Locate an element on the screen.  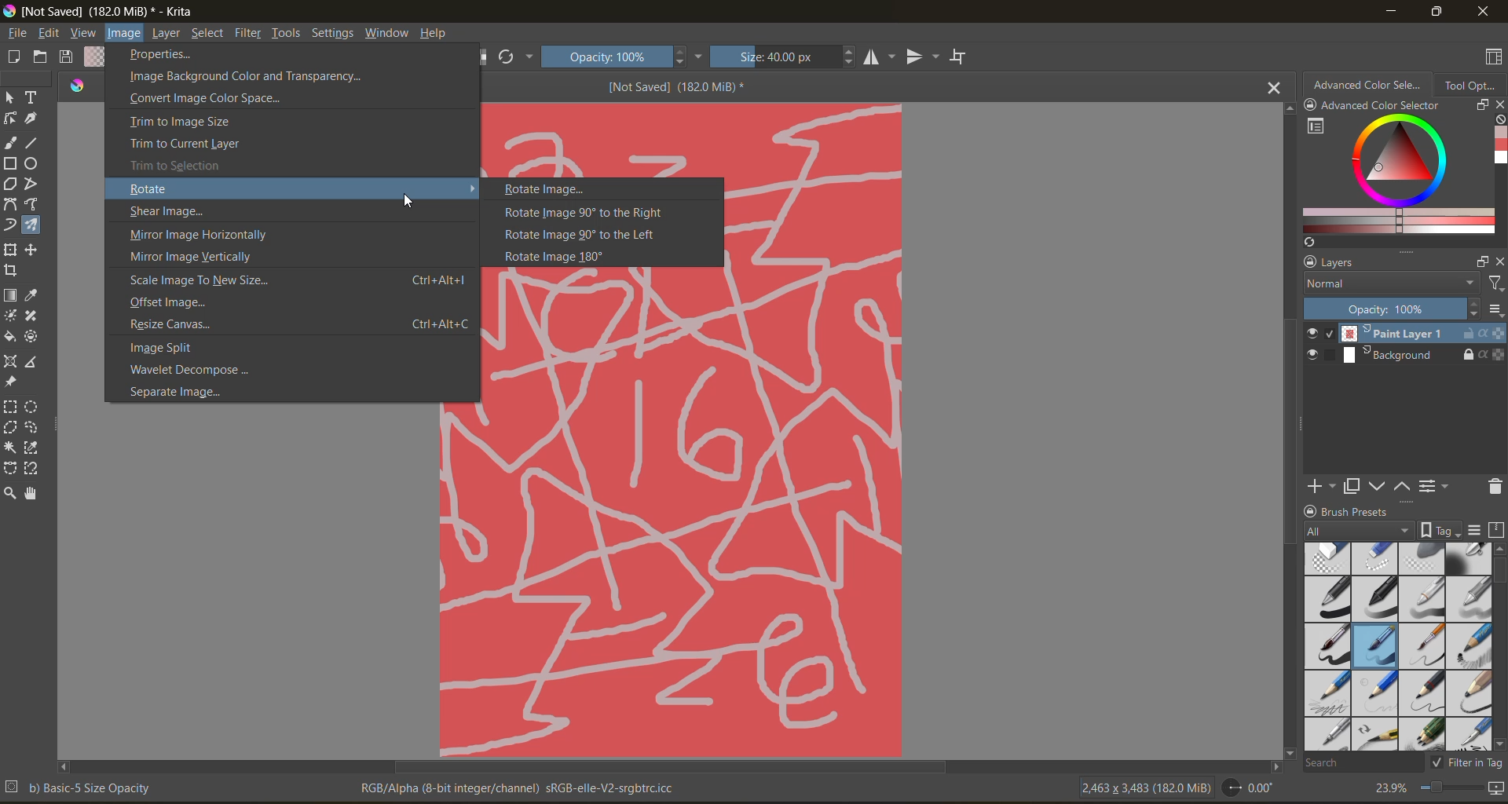
filter in tag is located at coordinates (1464, 764).